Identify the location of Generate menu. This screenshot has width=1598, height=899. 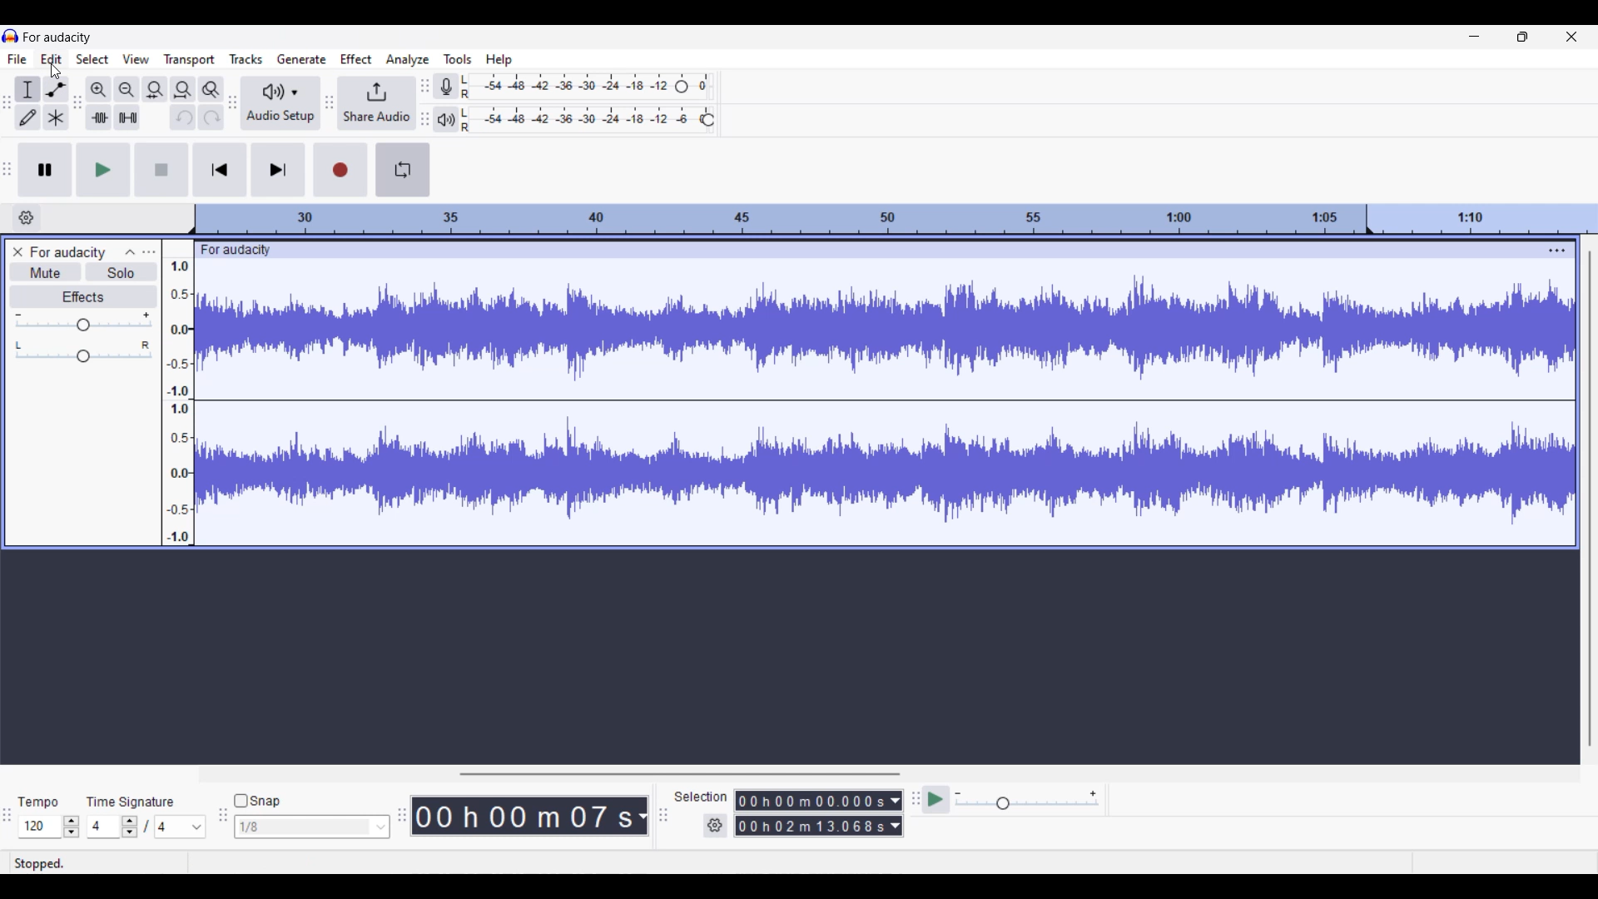
(301, 59).